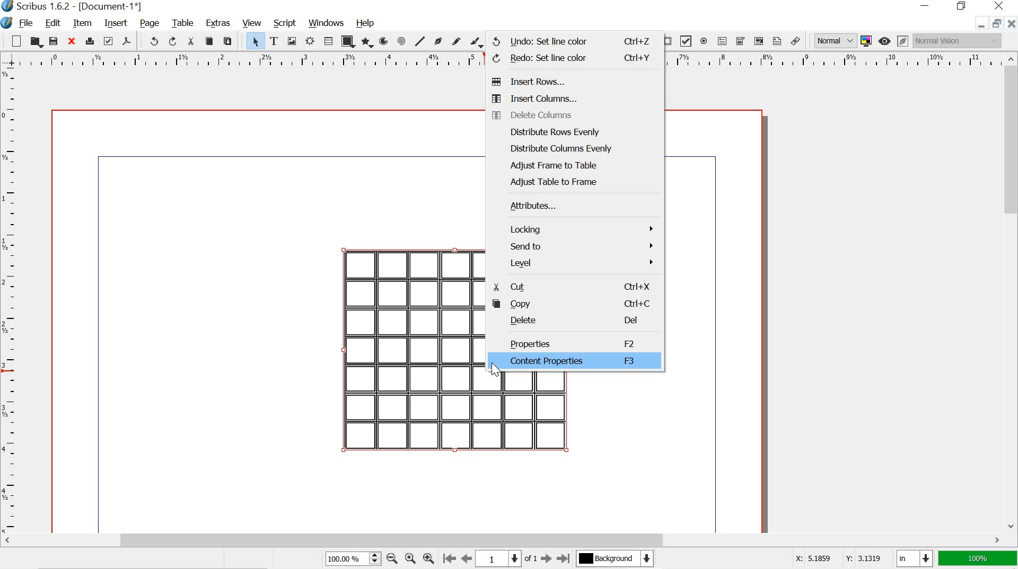 This screenshot has width=1018, height=569. What do you see at coordinates (275, 41) in the screenshot?
I see `text frame` at bounding box center [275, 41].